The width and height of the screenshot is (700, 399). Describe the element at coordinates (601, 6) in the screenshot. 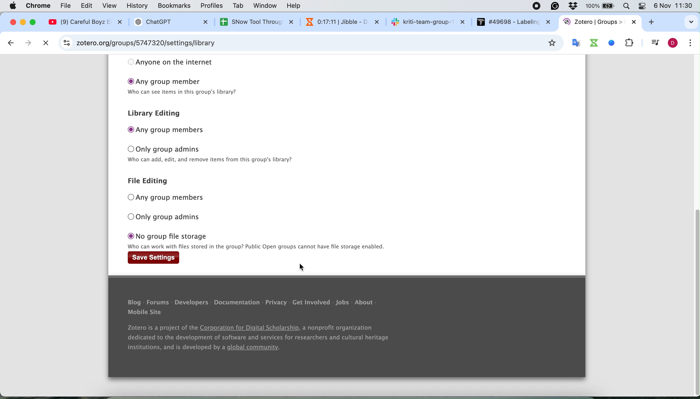

I see `Battery percentage` at that location.